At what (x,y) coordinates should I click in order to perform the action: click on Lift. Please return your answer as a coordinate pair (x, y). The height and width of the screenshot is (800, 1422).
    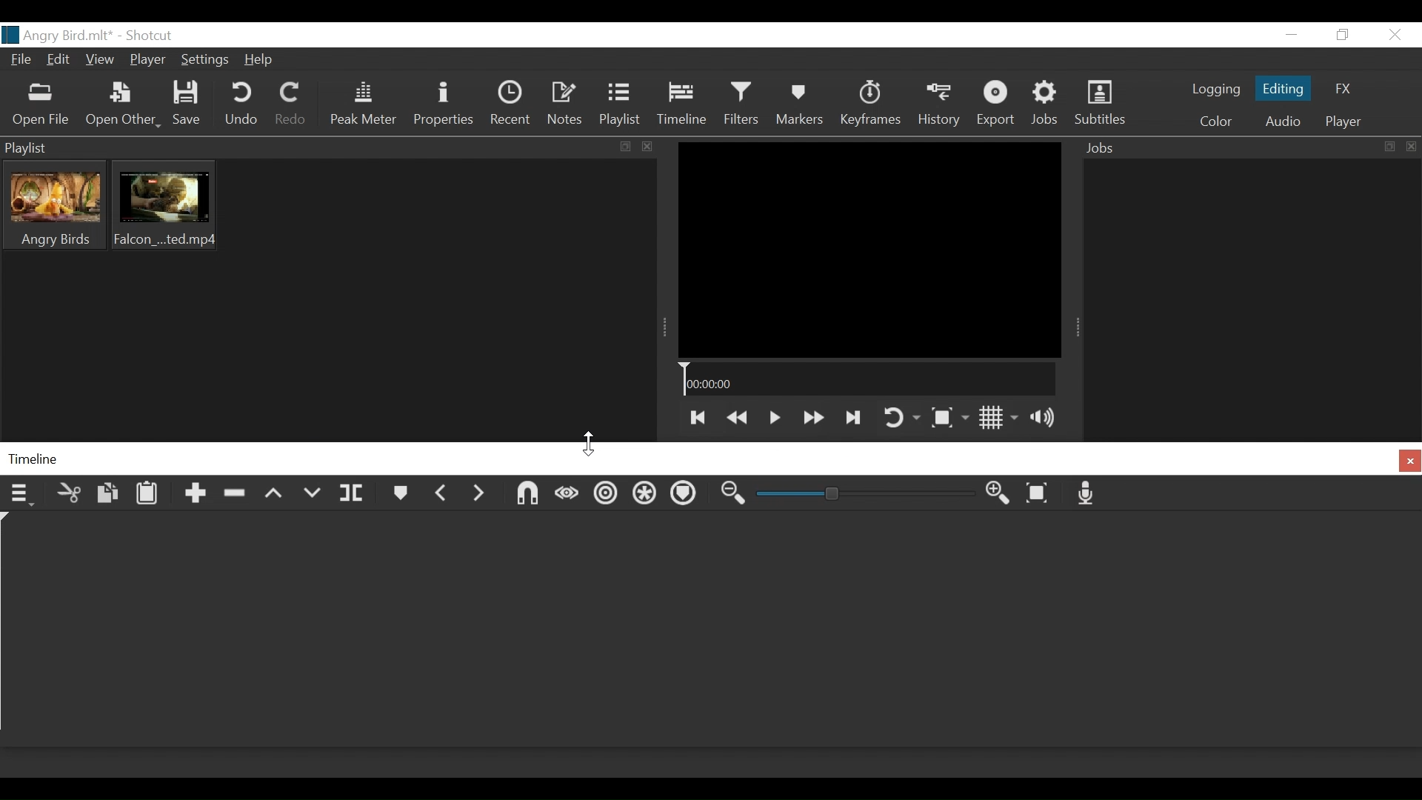
    Looking at the image, I should click on (275, 499).